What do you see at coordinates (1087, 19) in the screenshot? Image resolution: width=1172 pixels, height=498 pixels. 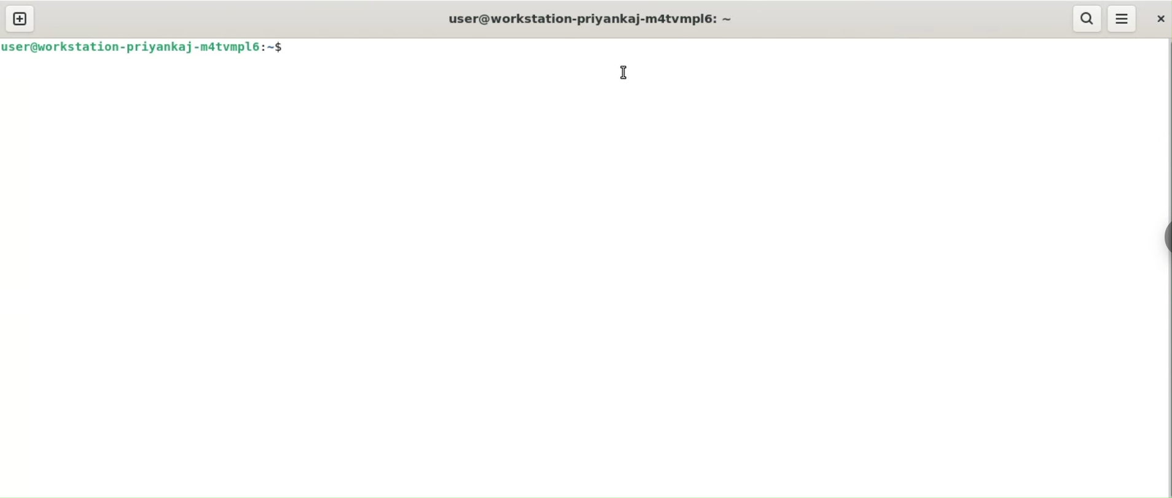 I see `search` at bounding box center [1087, 19].